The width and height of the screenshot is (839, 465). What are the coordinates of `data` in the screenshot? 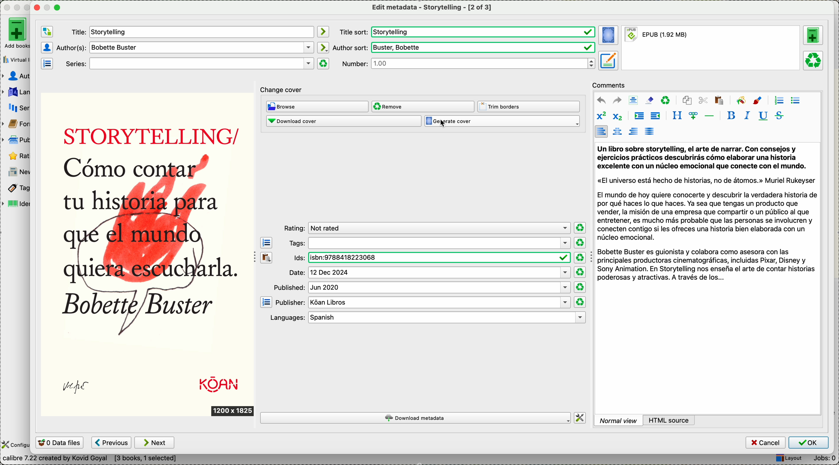 It's located at (75, 459).